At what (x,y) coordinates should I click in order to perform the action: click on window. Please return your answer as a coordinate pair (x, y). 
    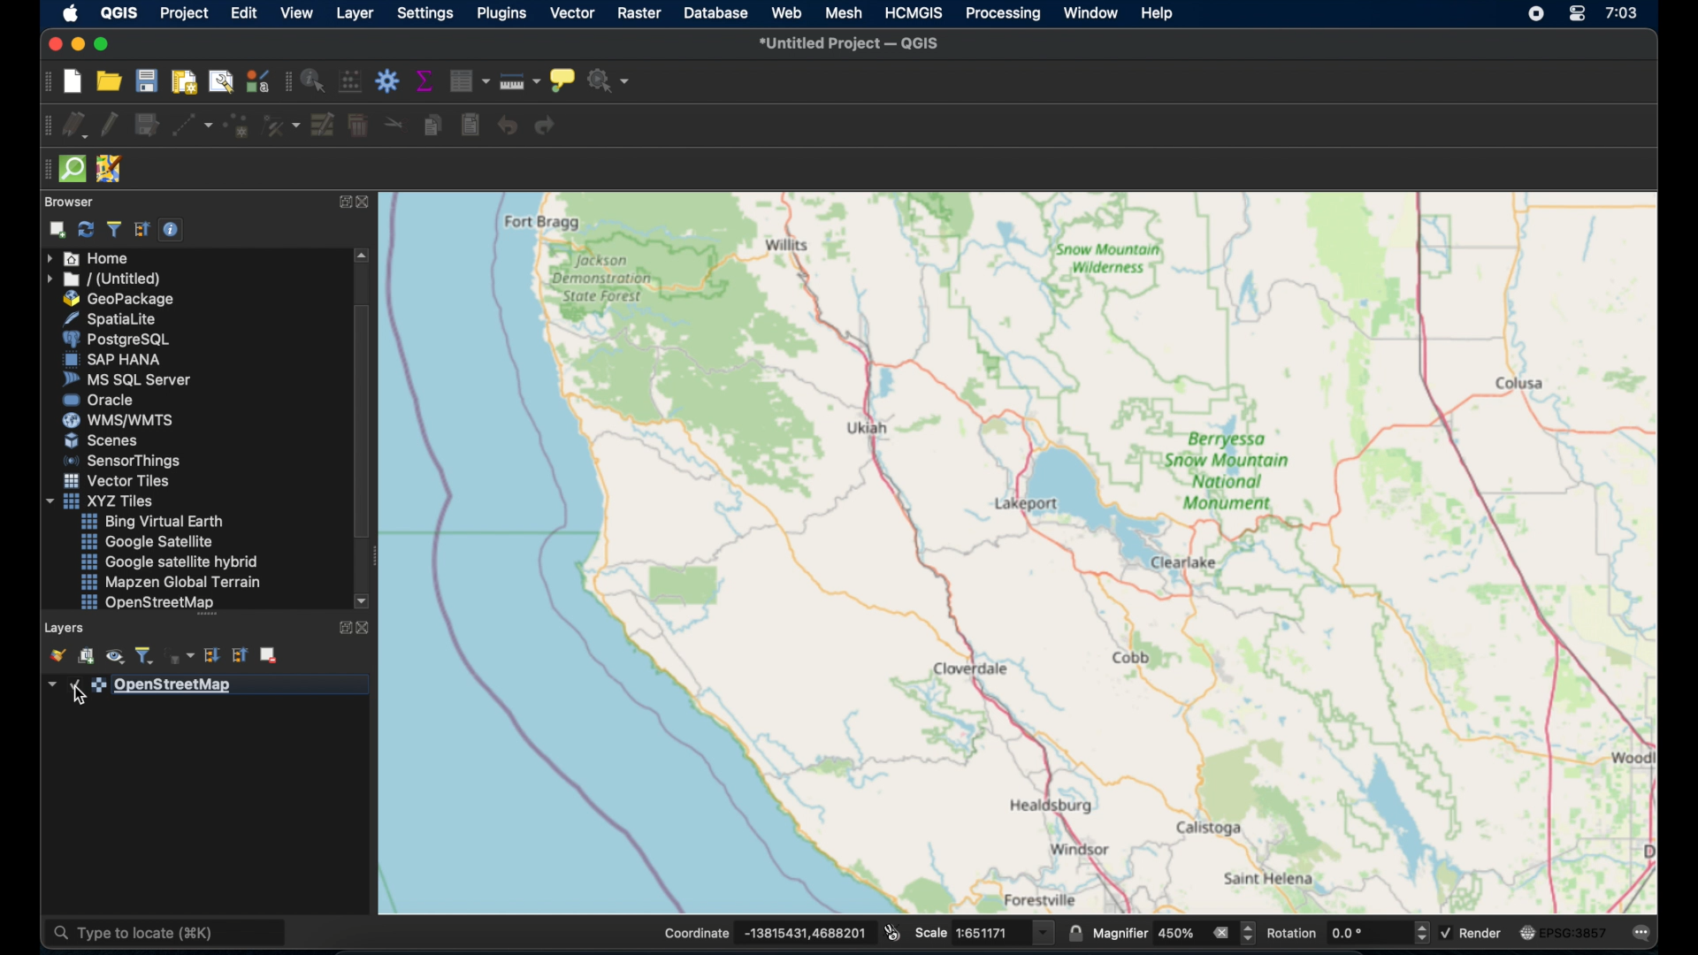
    Looking at the image, I should click on (1092, 13).